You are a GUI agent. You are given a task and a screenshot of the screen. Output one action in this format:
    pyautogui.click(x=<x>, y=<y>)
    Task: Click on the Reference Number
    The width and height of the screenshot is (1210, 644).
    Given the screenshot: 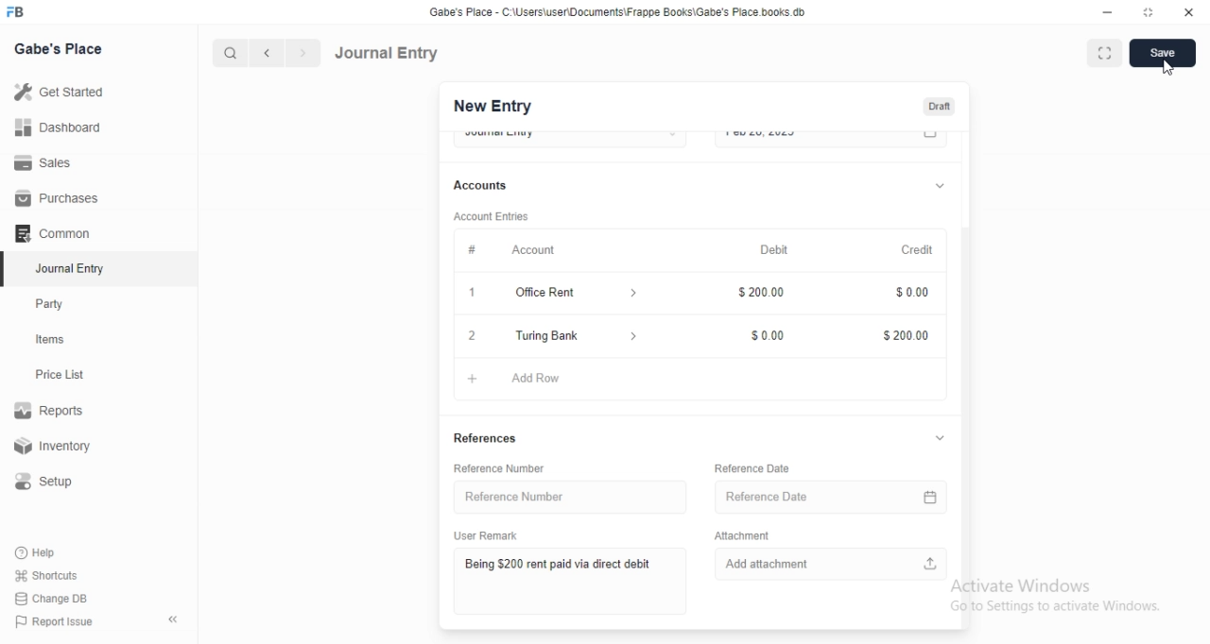 What is the action you would take?
    pyautogui.click(x=509, y=496)
    